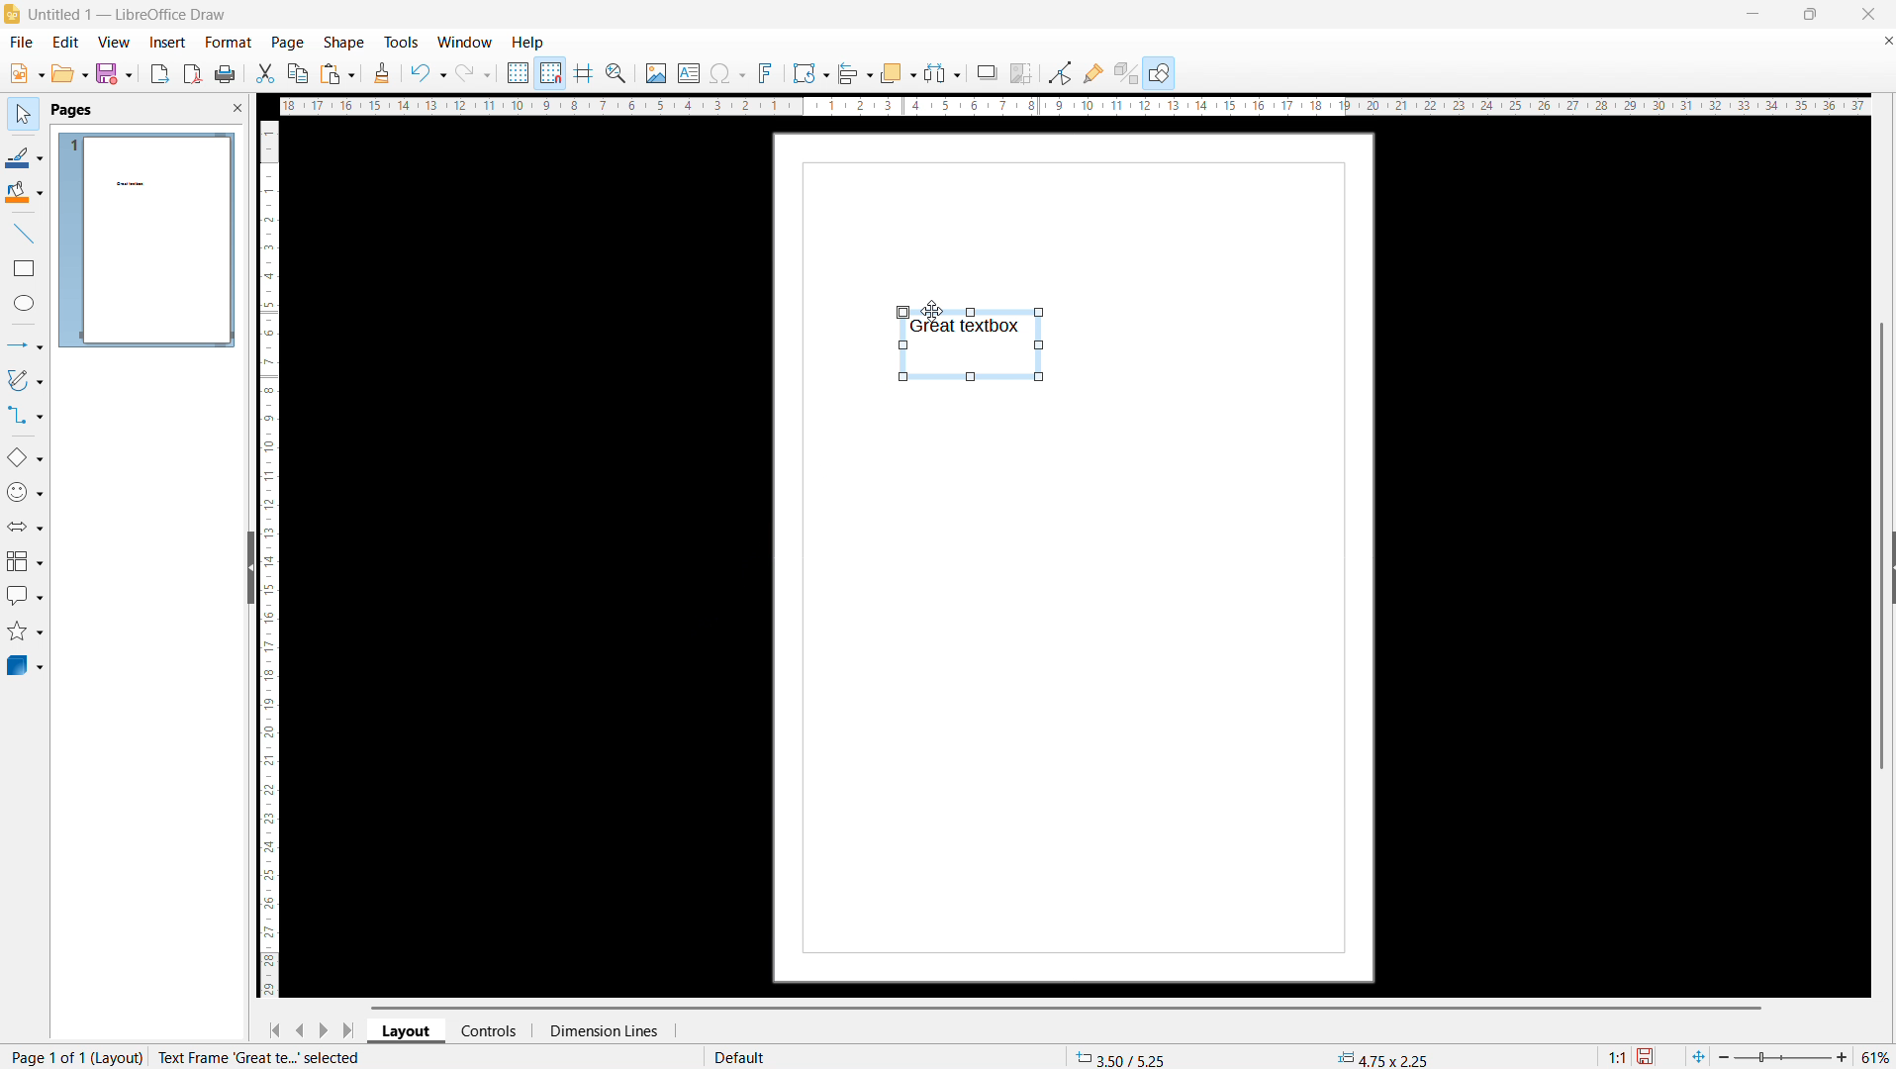 The height and width of the screenshot is (1069, 1896). I want to click on line tool, so click(24, 232).